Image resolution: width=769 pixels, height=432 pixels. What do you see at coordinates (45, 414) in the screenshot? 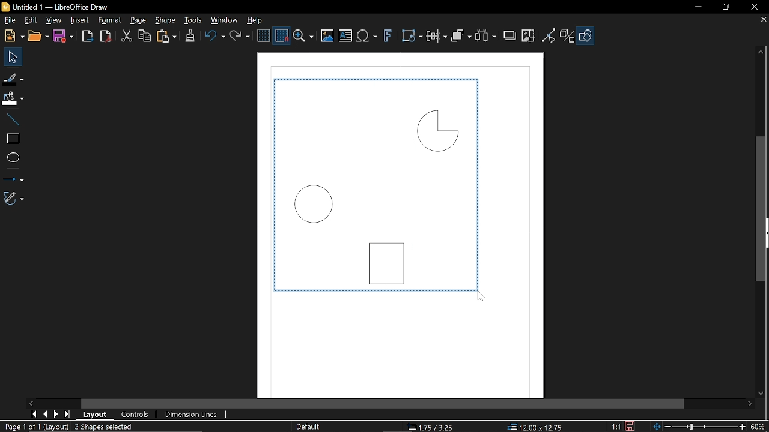
I see `Previous page` at bounding box center [45, 414].